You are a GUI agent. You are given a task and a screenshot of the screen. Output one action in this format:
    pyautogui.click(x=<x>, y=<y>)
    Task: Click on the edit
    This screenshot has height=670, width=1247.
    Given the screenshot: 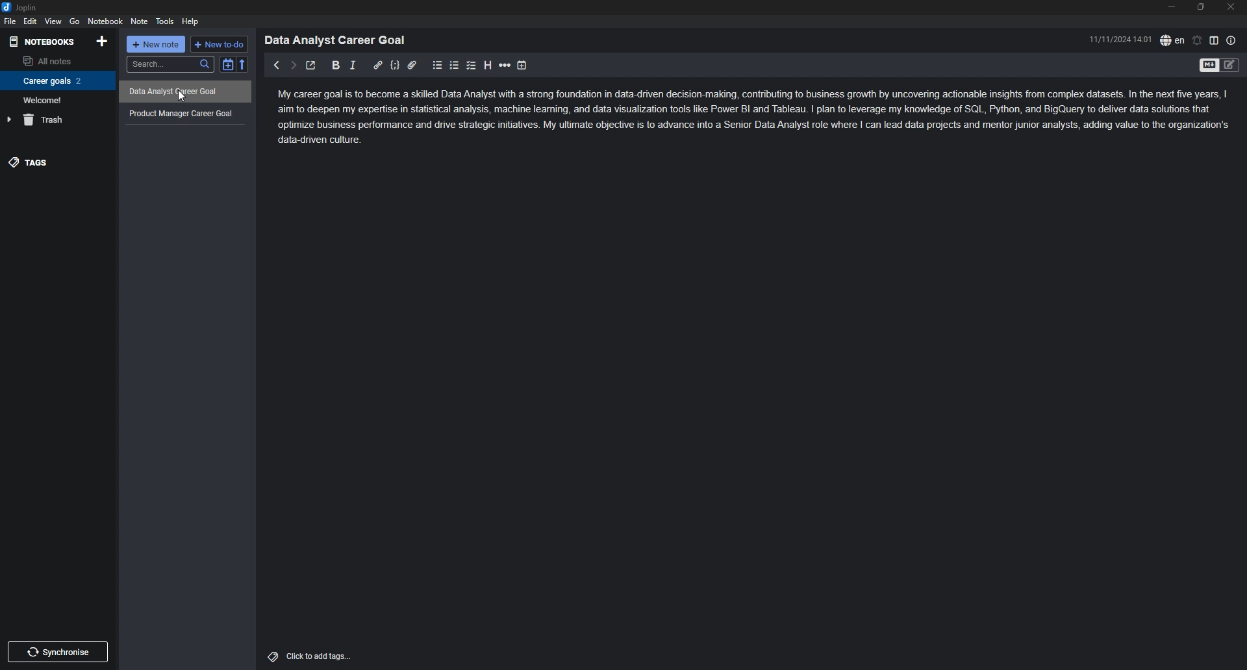 What is the action you would take?
    pyautogui.click(x=31, y=21)
    